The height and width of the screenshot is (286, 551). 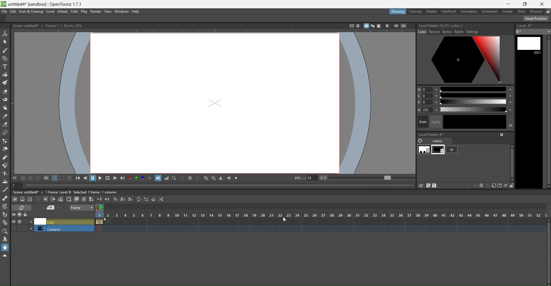 What do you see at coordinates (15, 178) in the screenshot?
I see `options` at bounding box center [15, 178].